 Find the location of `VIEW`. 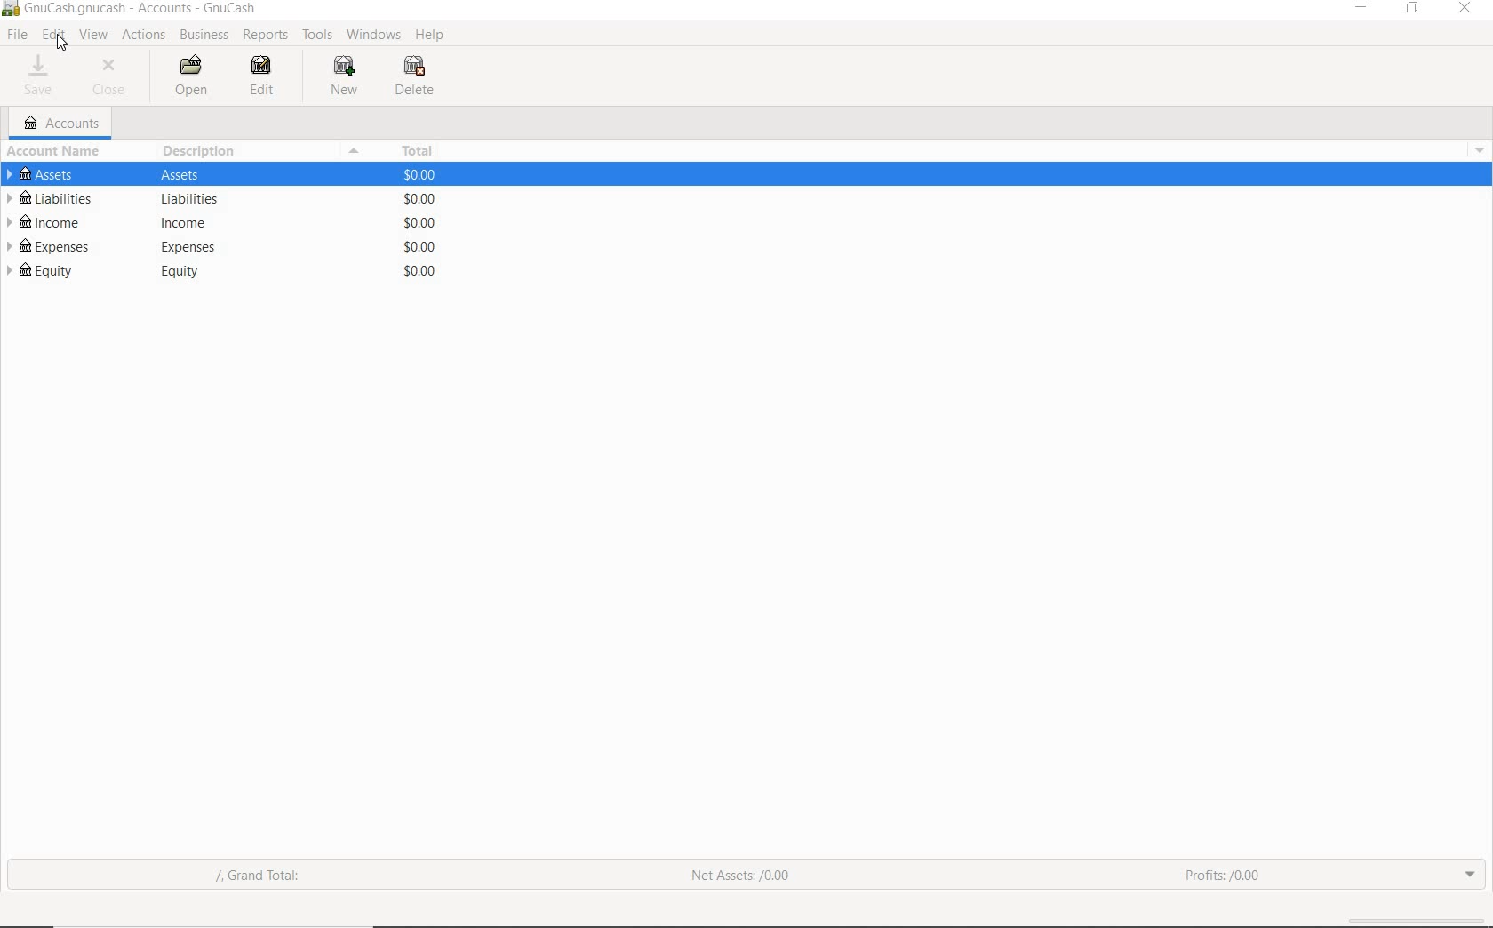

VIEW is located at coordinates (93, 33).